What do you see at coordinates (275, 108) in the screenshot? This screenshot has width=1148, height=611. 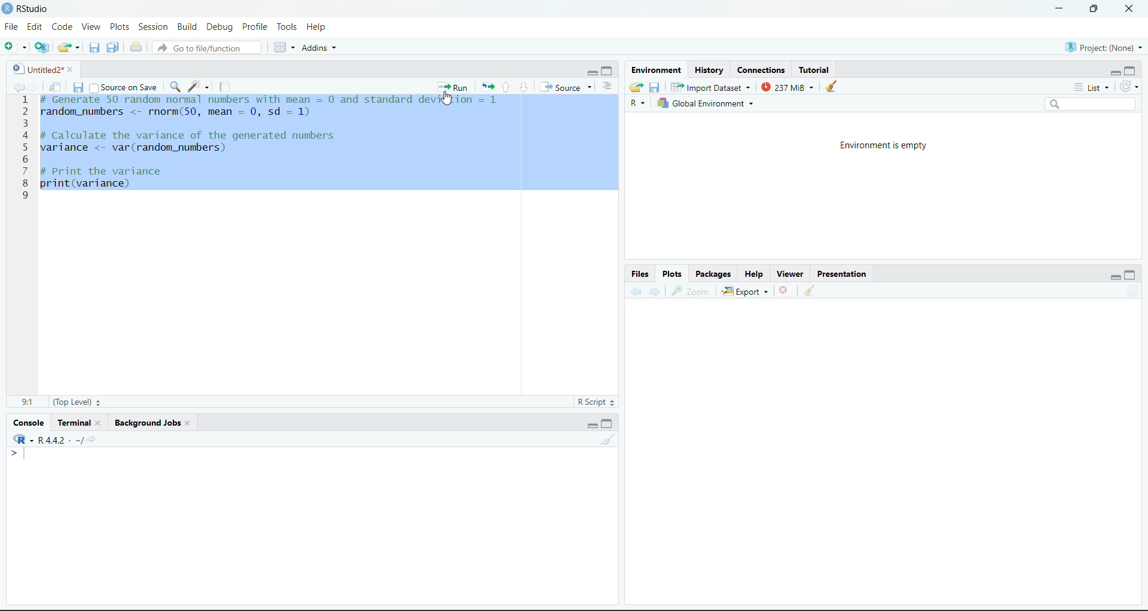 I see `# Generate 50 random normal numbers with mean = 0 and standard deviation = 1 random_numbers <- rnorm(50, mean = 0, sd = 1)` at bounding box center [275, 108].